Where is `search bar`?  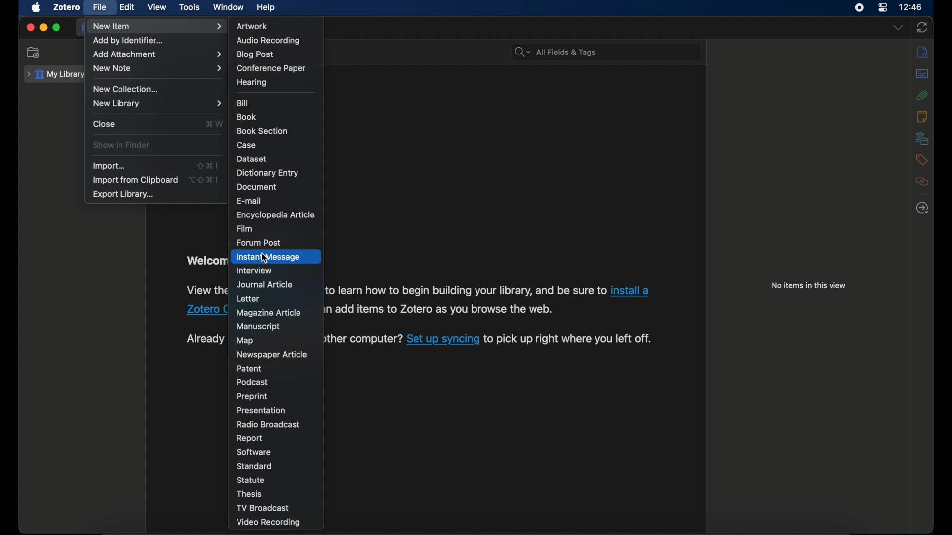 search bar is located at coordinates (555, 51).